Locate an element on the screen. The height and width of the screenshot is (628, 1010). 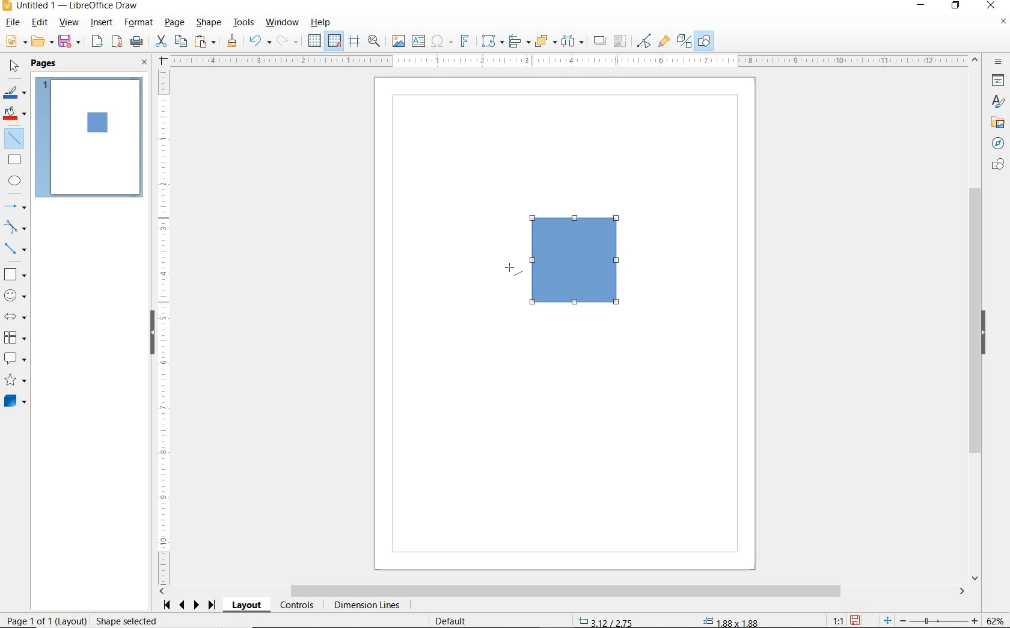
DEFAULT is located at coordinates (454, 621).